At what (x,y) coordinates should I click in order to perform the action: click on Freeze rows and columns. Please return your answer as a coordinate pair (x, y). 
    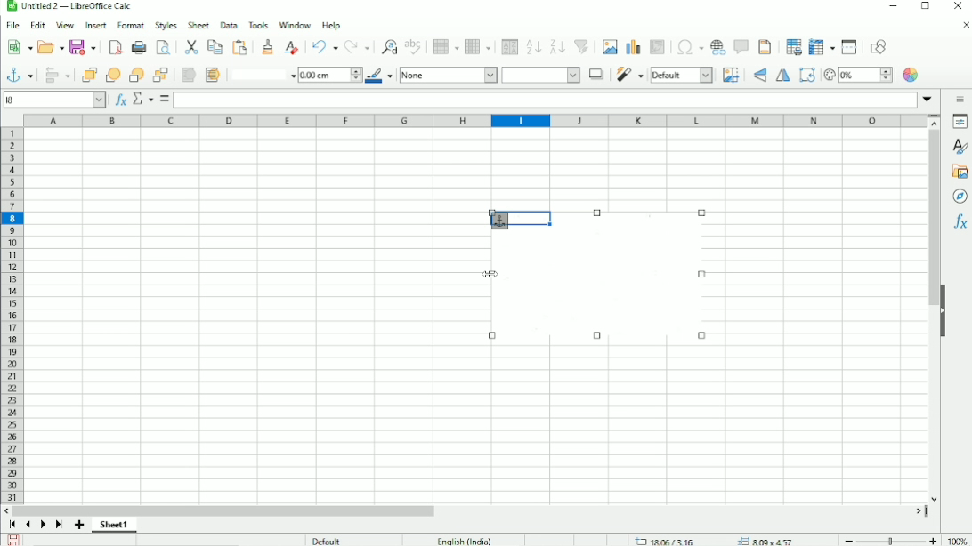
    Looking at the image, I should click on (820, 47).